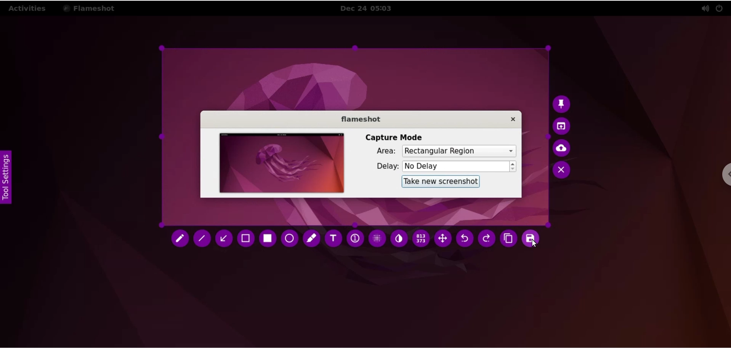 The width and height of the screenshot is (731, 348). Describe the element at coordinates (224, 238) in the screenshot. I see `arrow` at that location.